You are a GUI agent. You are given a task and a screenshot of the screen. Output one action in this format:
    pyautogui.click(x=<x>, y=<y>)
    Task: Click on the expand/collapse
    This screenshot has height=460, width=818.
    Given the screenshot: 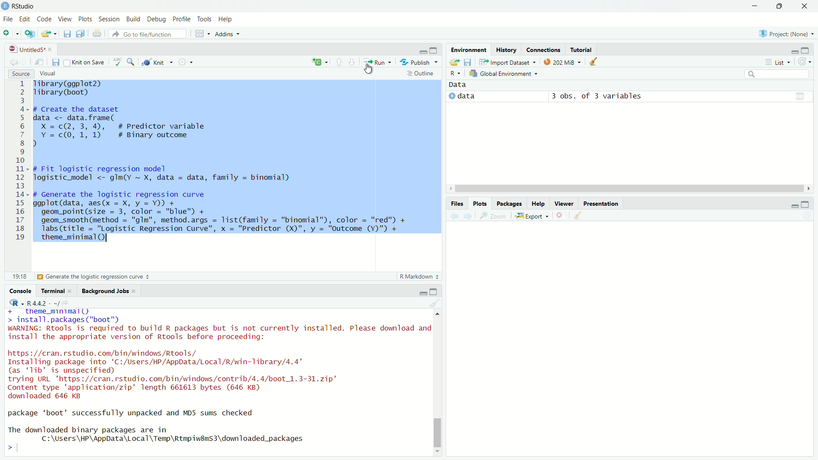 What is the action you would take?
    pyautogui.click(x=451, y=96)
    